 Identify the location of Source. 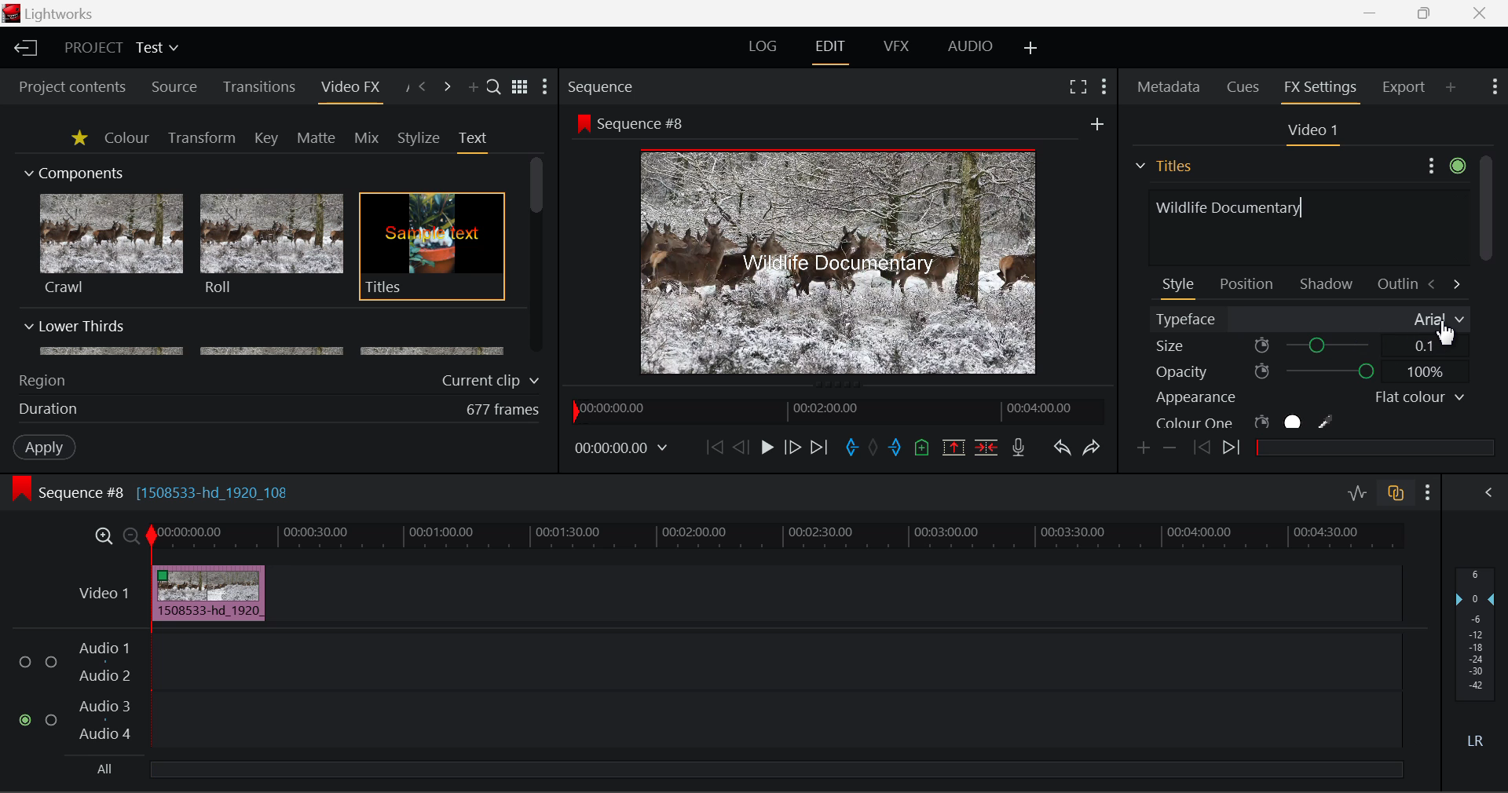
(174, 89).